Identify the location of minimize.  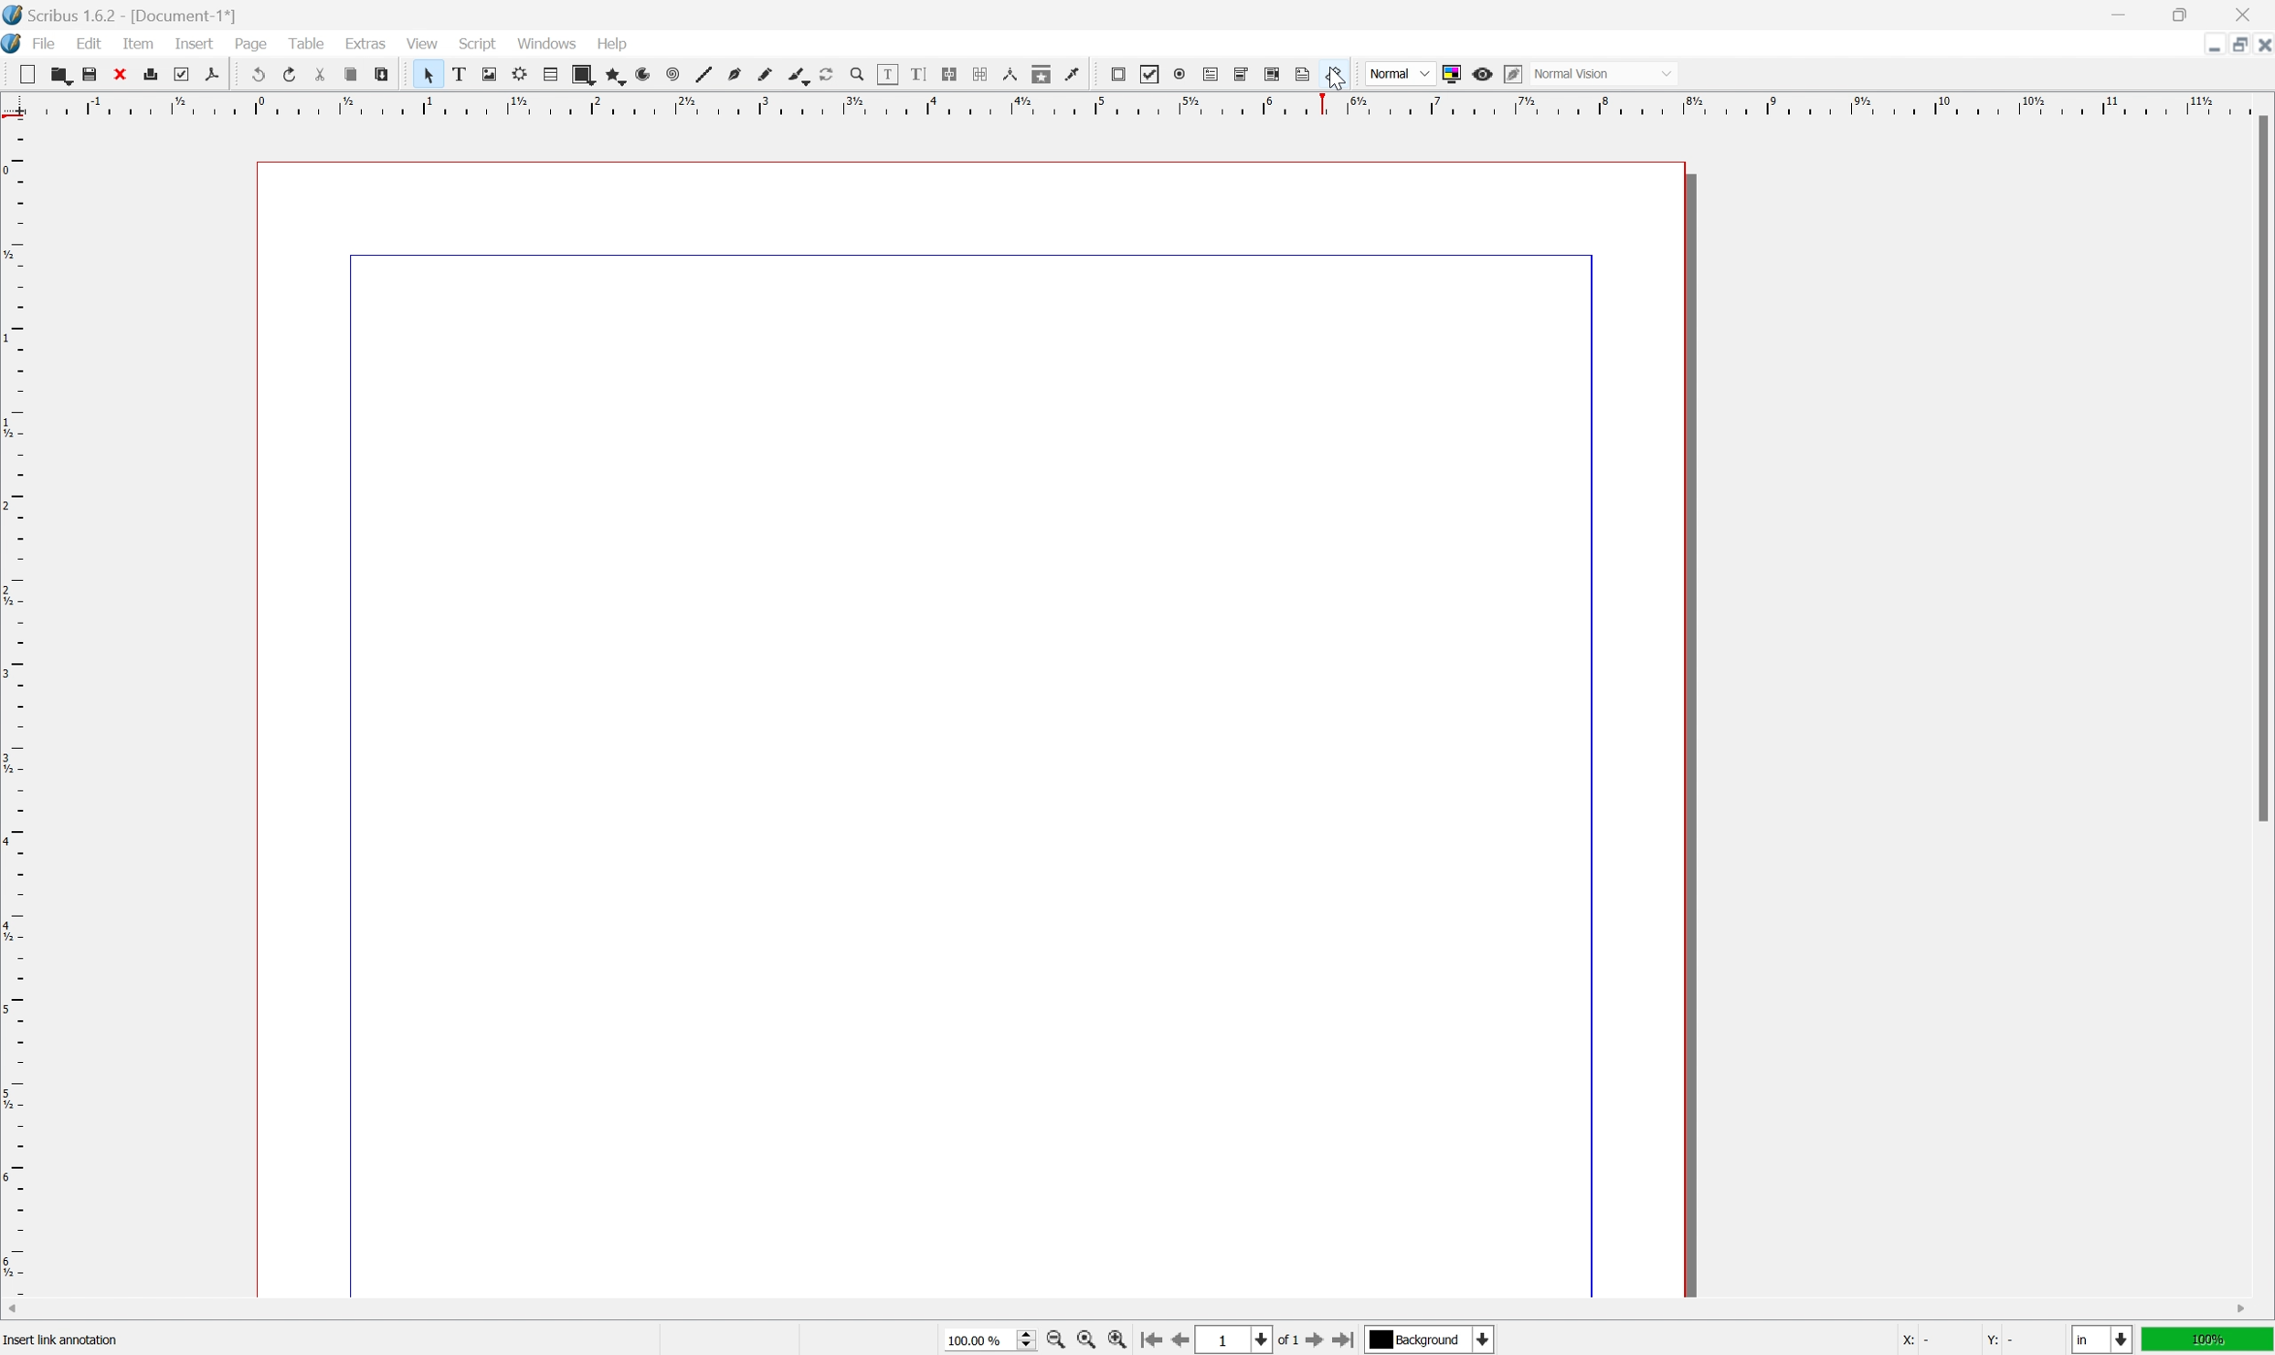
(2208, 47).